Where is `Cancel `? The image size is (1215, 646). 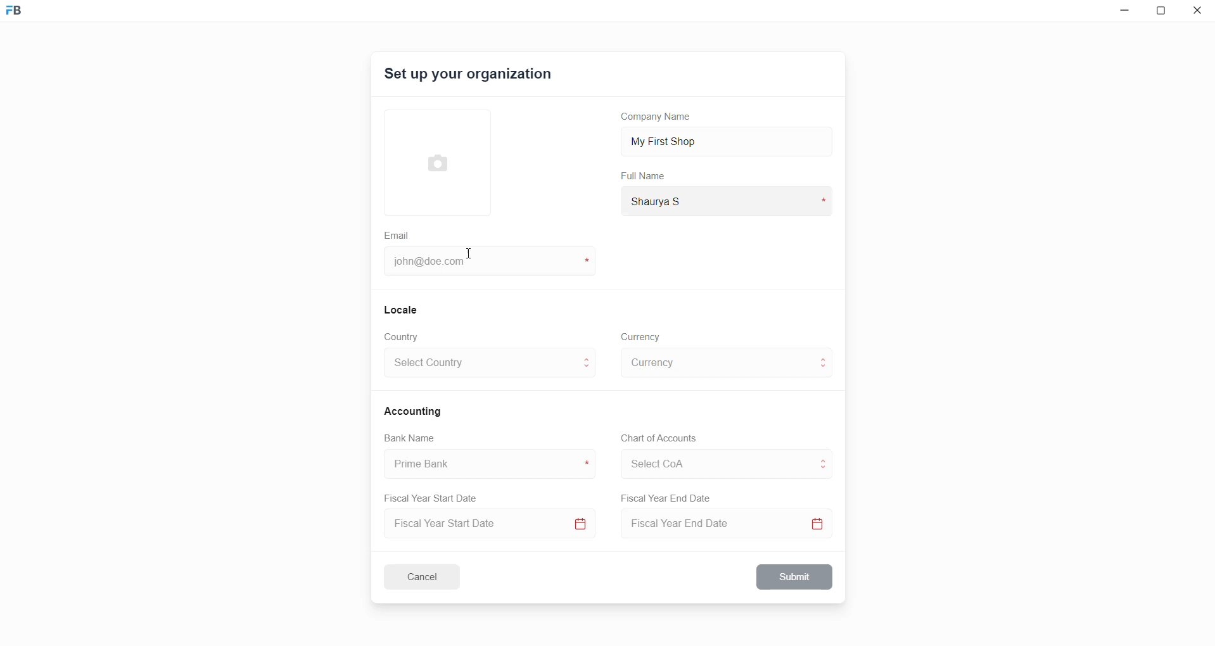
Cancel  is located at coordinates (430, 576).